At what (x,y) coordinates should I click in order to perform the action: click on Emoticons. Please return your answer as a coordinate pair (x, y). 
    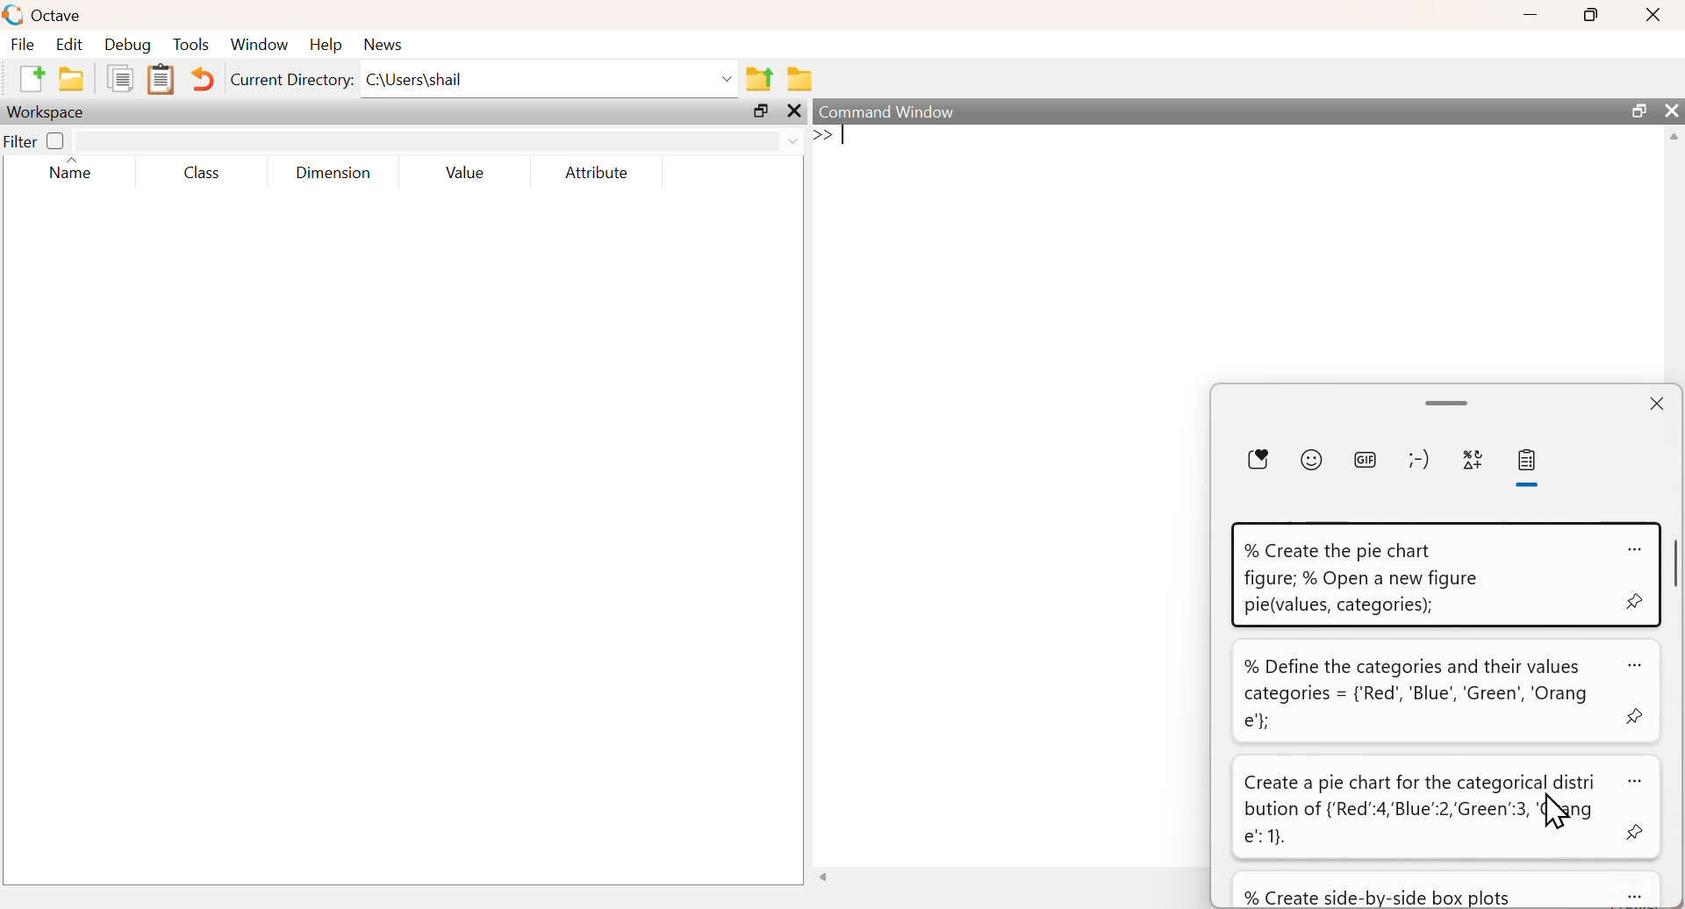
    Looking at the image, I should click on (1419, 459).